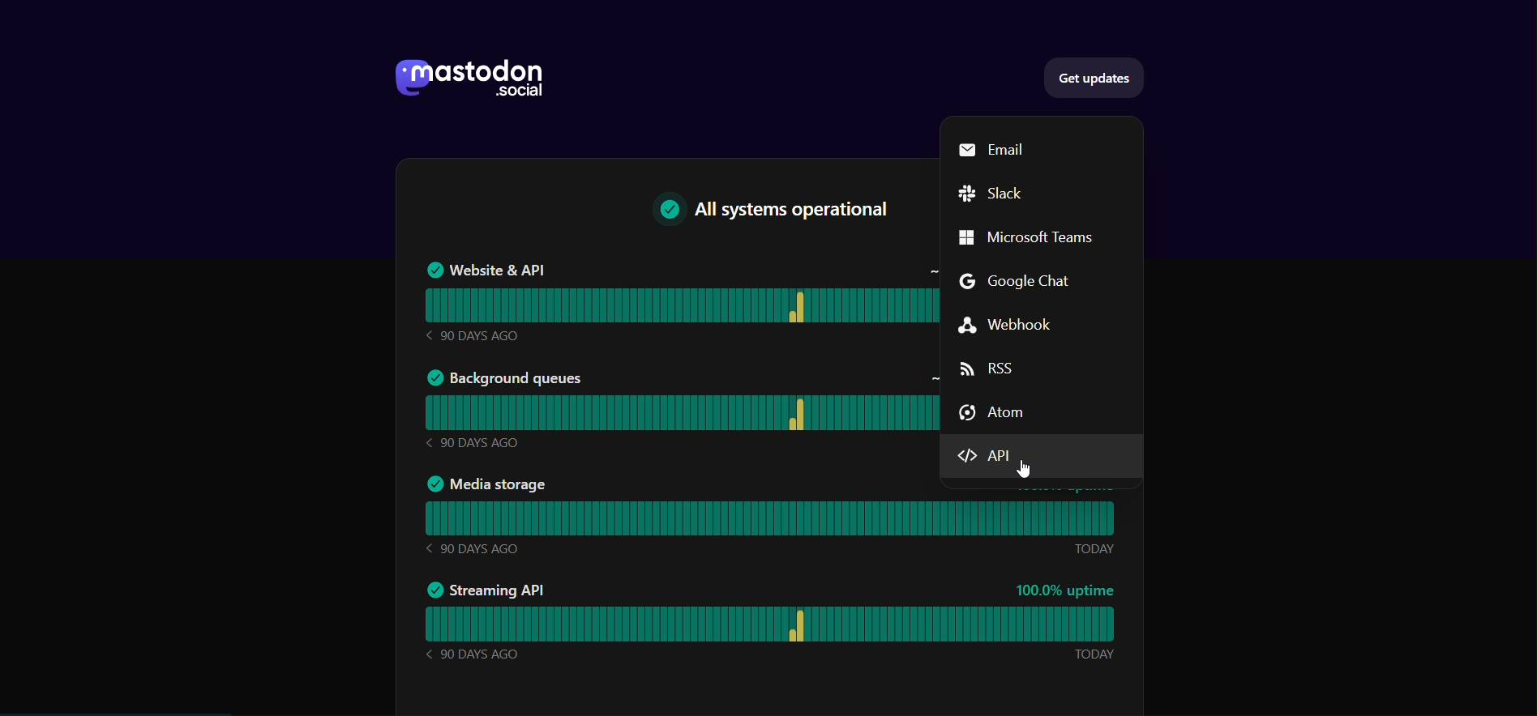 This screenshot has height=716, width=1537. I want to click on Cursor, so click(1038, 470).